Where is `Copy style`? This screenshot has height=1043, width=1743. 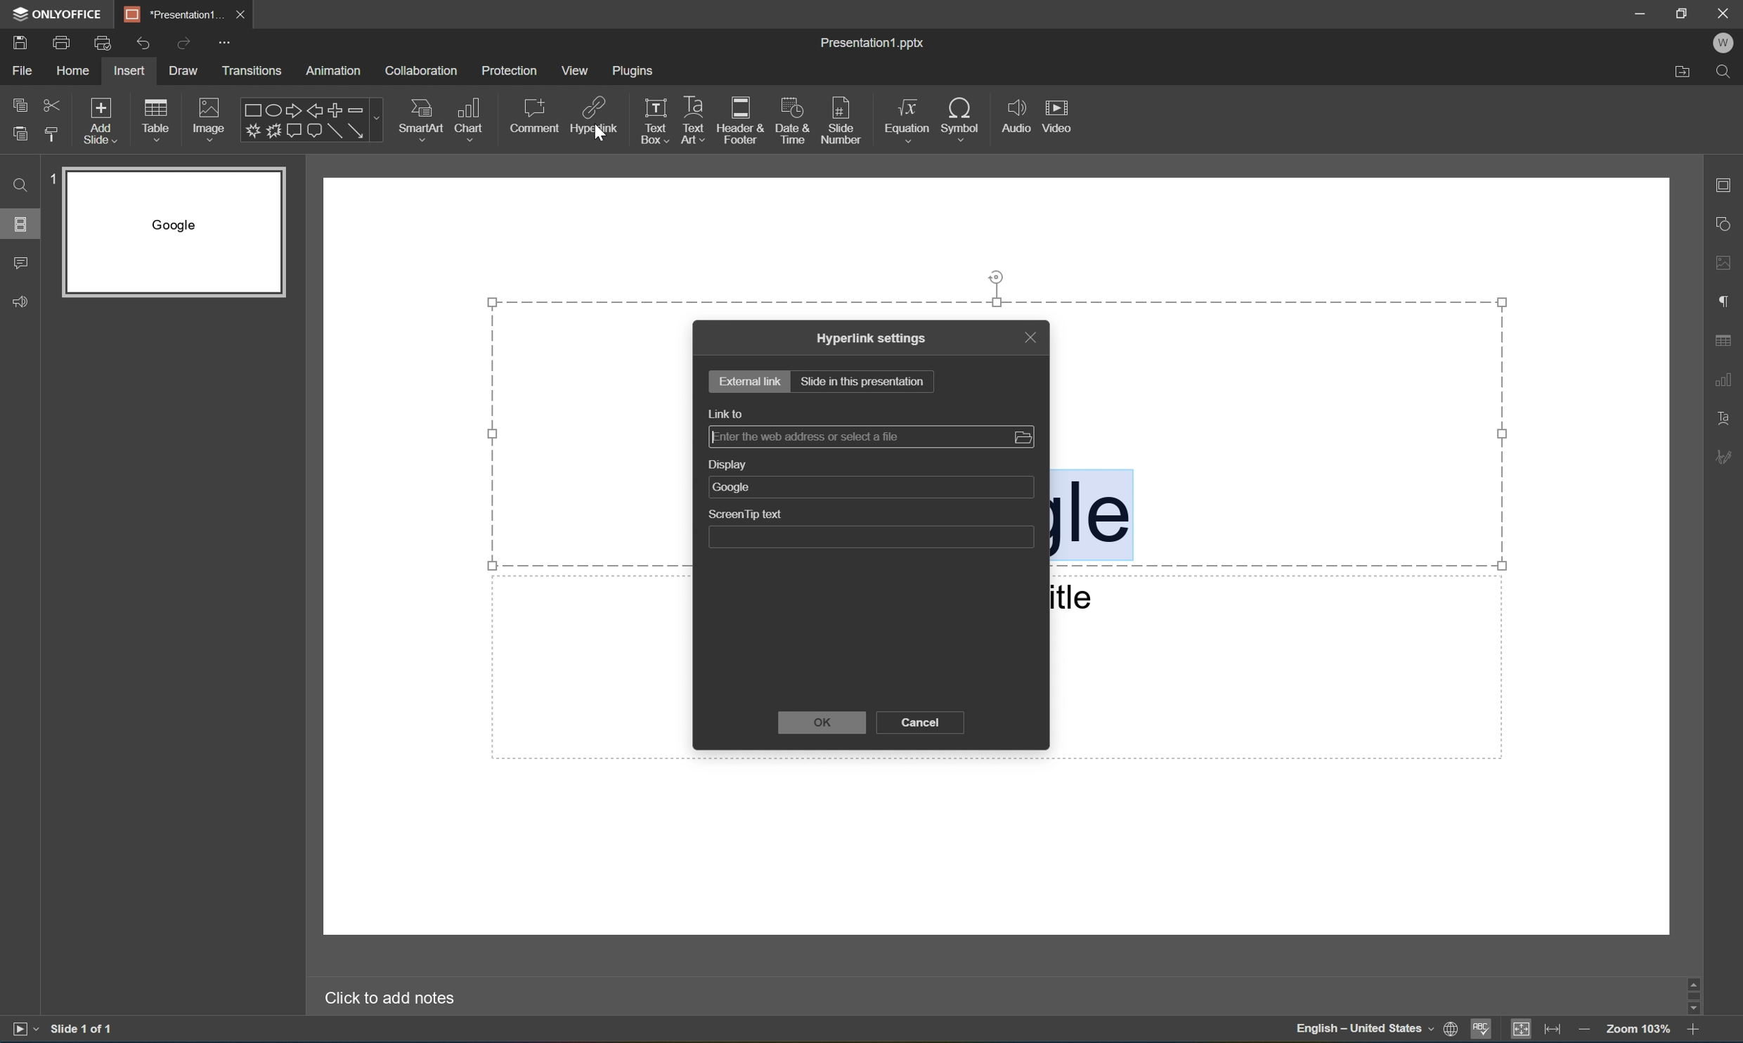
Copy style is located at coordinates (54, 135).